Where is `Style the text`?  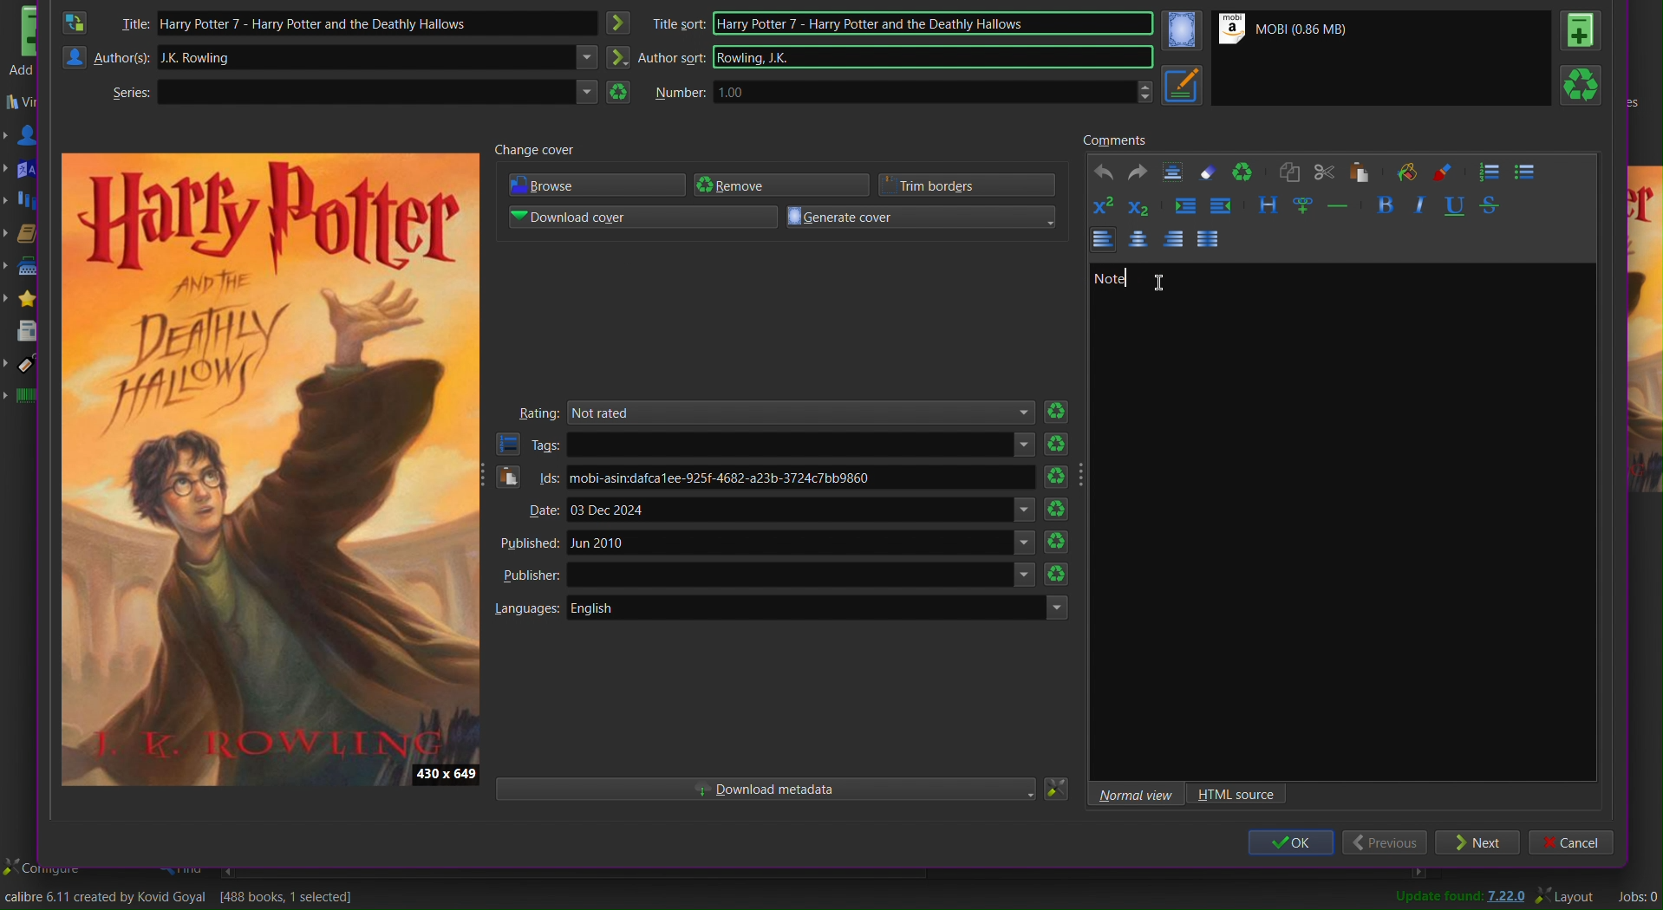 Style the text is located at coordinates (1269, 205).